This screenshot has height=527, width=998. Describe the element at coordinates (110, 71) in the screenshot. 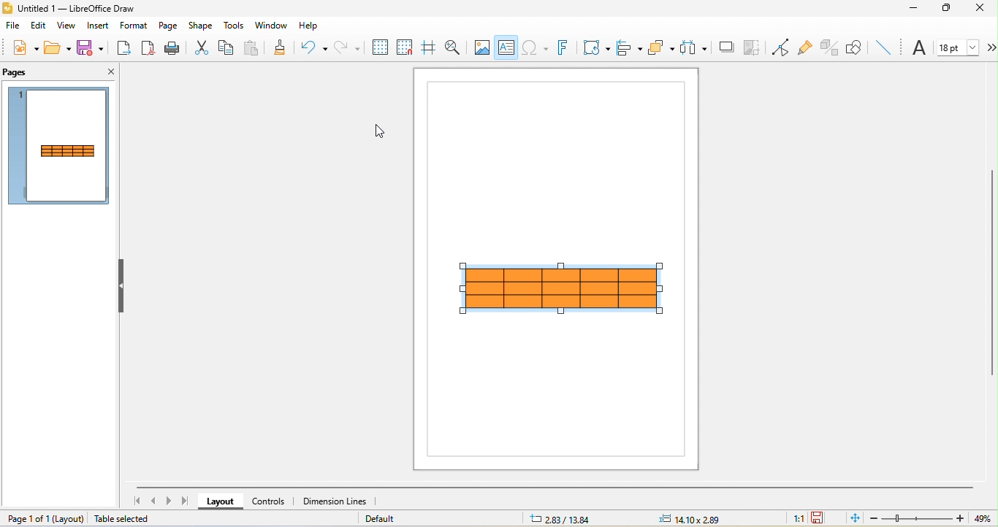

I see `close` at that location.